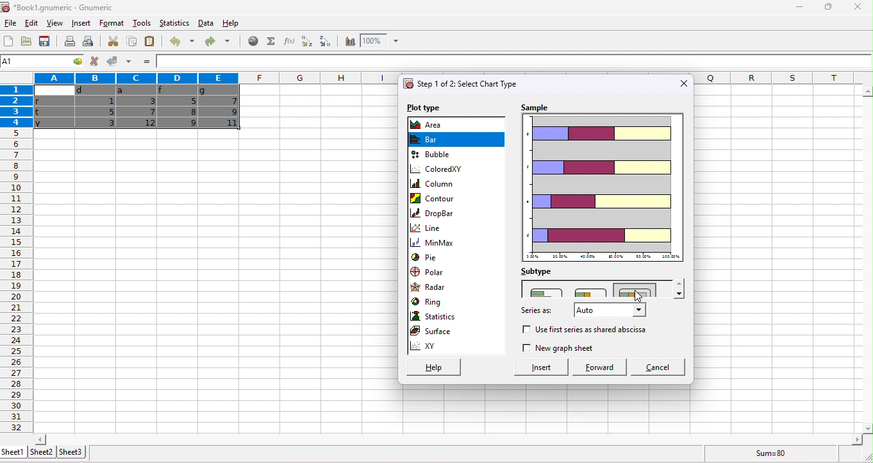  Describe the element at coordinates (231, 23) in the screenshot. I see `help` at that location.